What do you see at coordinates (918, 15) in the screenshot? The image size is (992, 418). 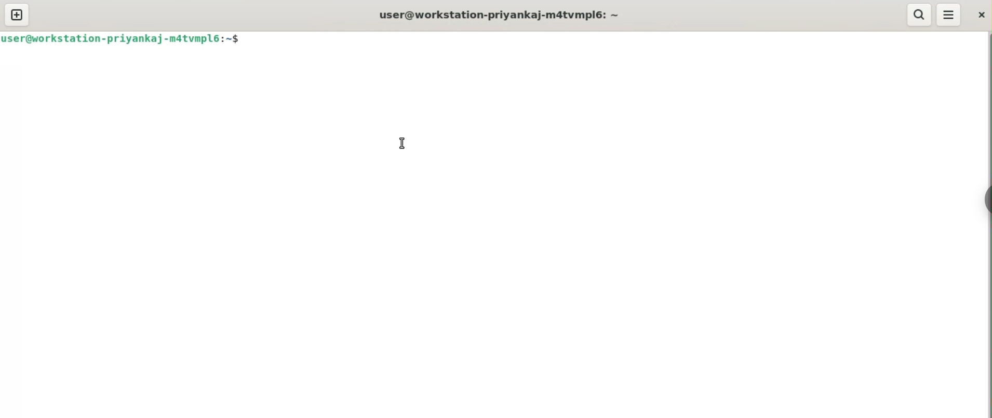 I see `search` at bounding box center [918, 15].